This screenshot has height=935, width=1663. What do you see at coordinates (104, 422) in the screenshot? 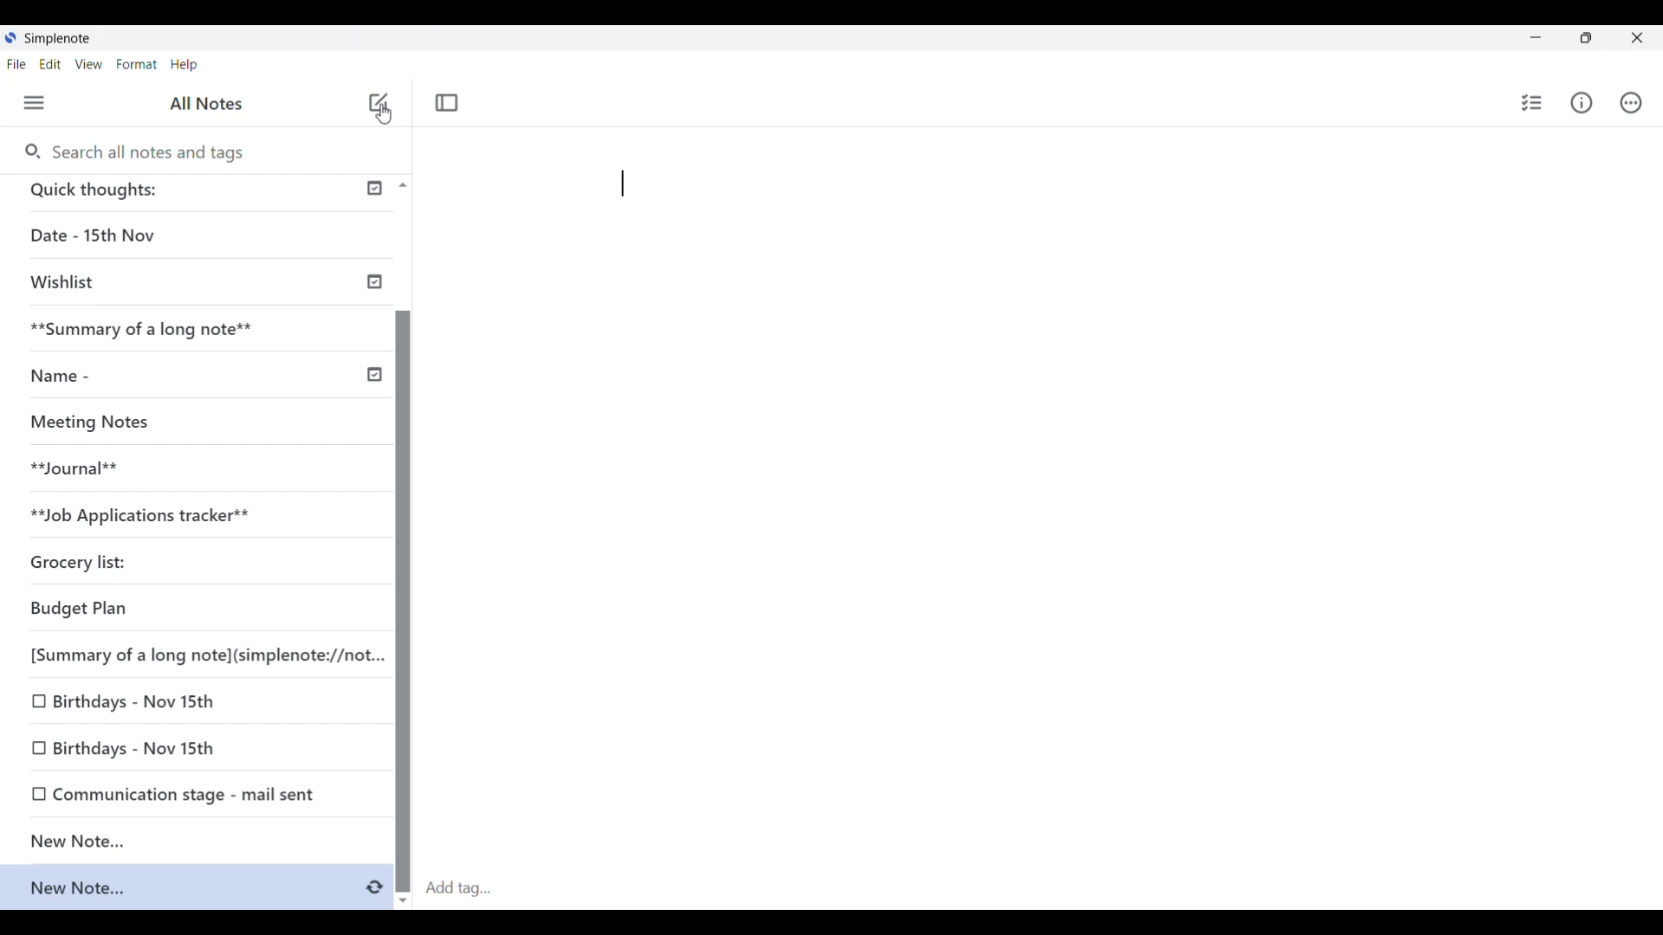
I see `Missing Notes` at bounding box center [104, 422].